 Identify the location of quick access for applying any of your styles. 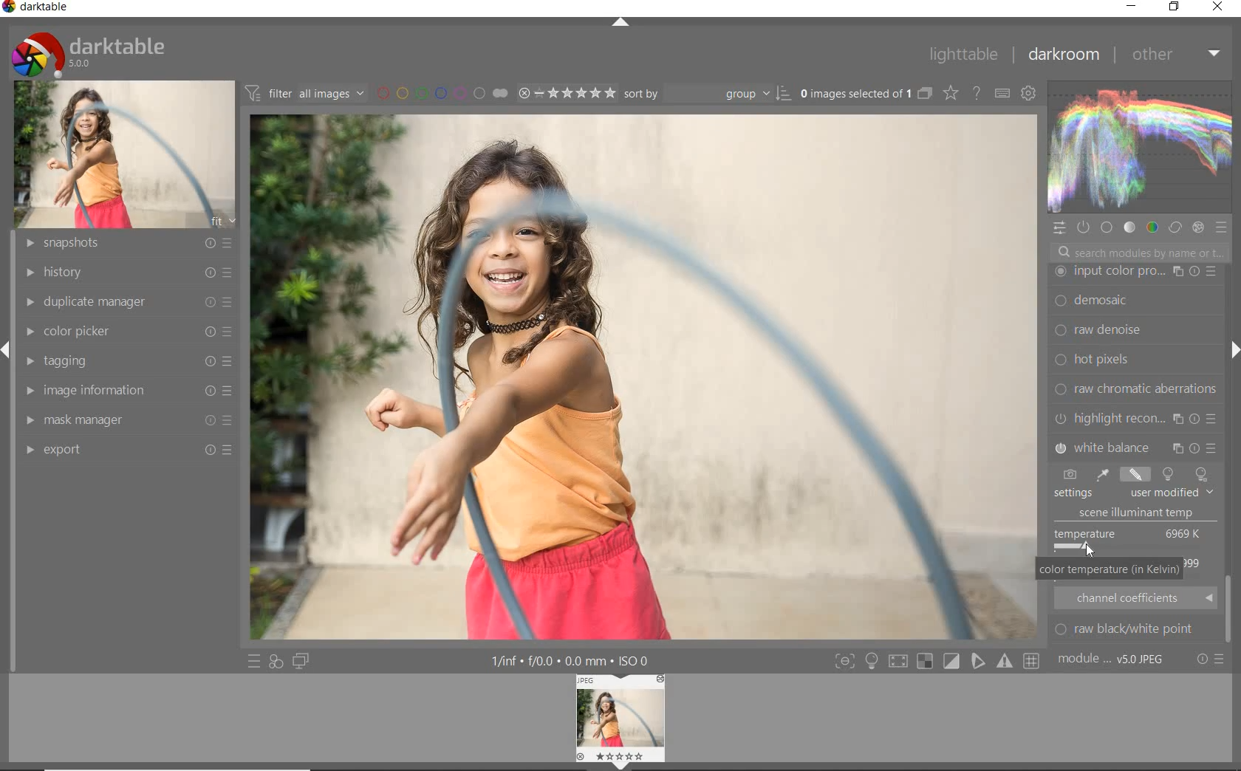
(276, 662).